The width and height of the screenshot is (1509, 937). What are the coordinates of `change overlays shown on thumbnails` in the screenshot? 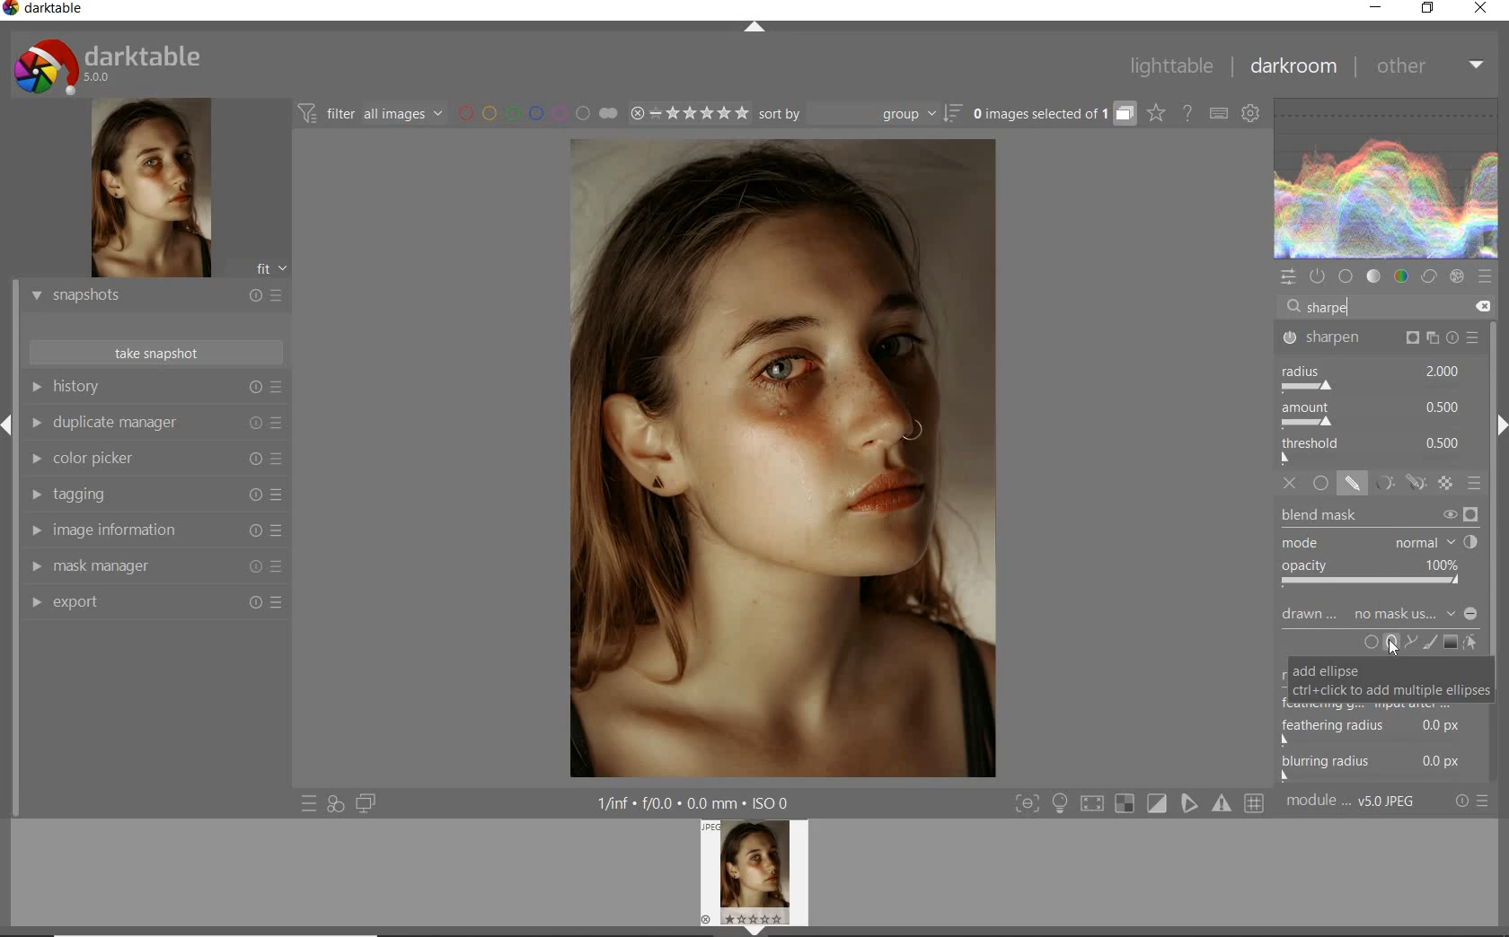 It's located at (1155, 114).